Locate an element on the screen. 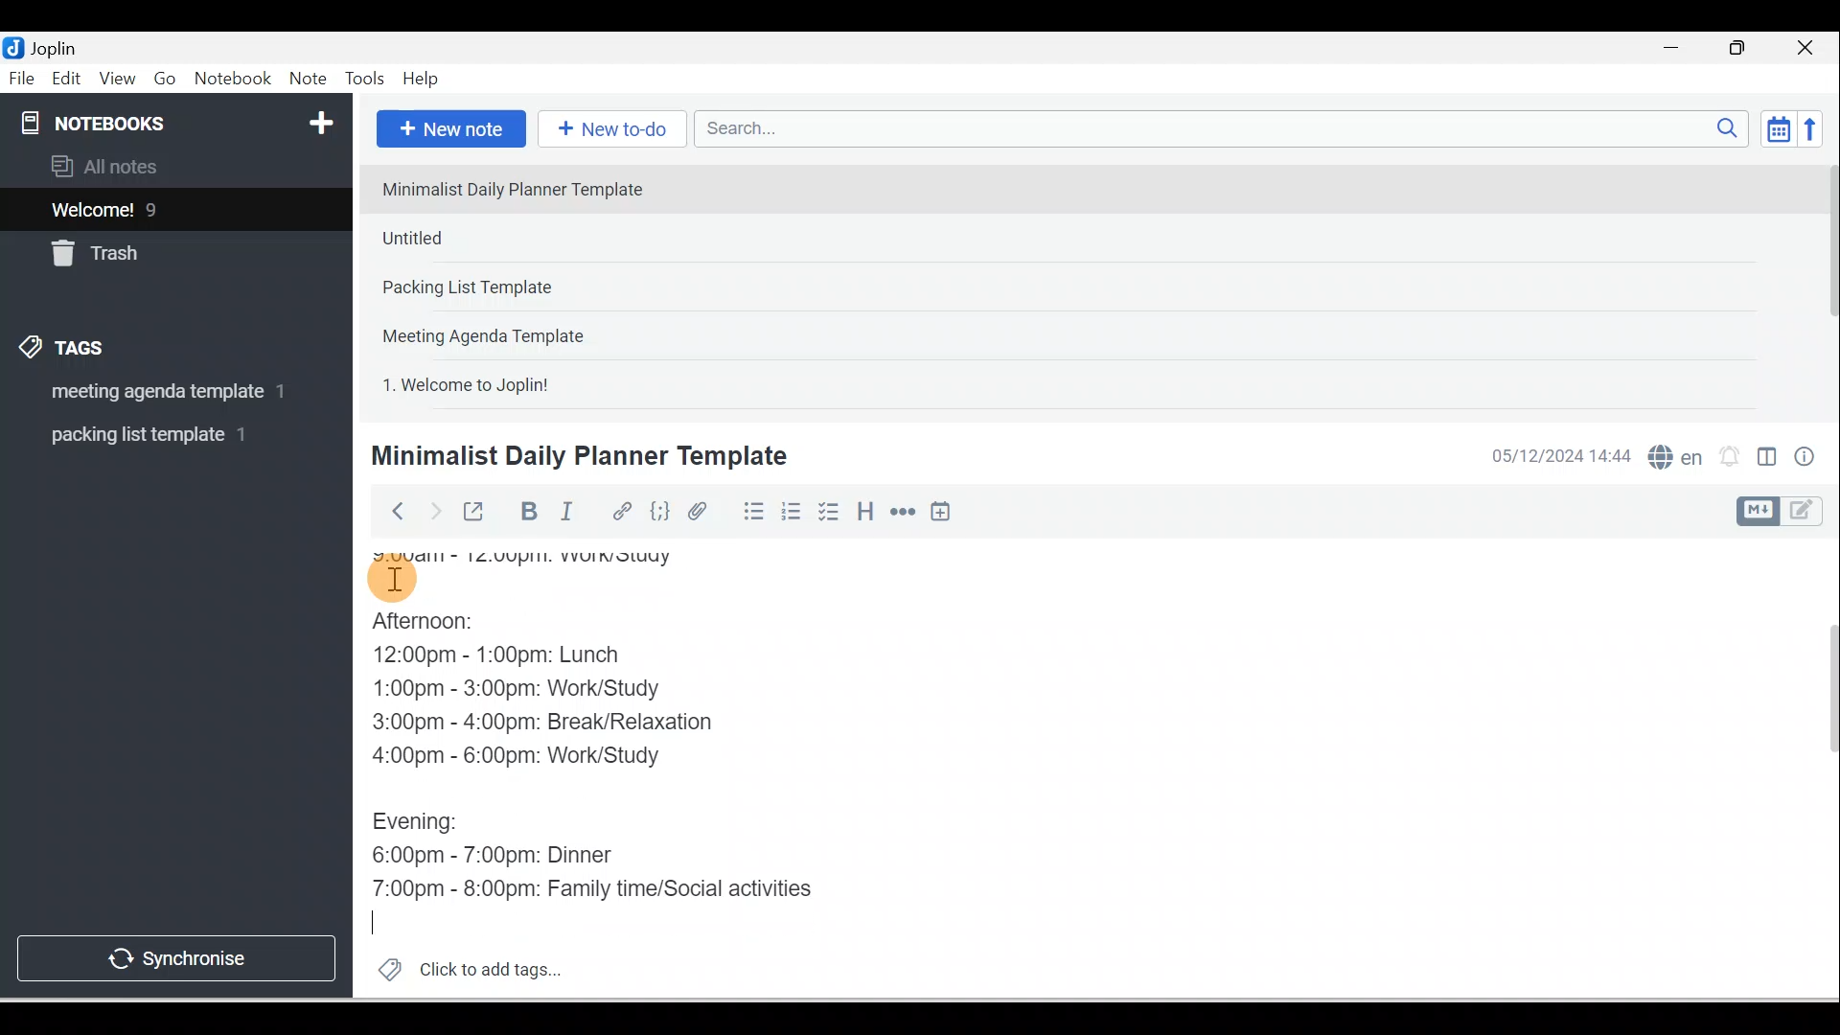 This screenshot has height=1035, width=1840. Toggle editor layout is located at coordinates (1786, 512).